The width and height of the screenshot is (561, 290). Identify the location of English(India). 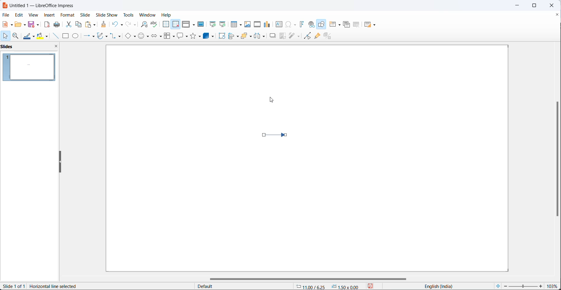
(436, 286).